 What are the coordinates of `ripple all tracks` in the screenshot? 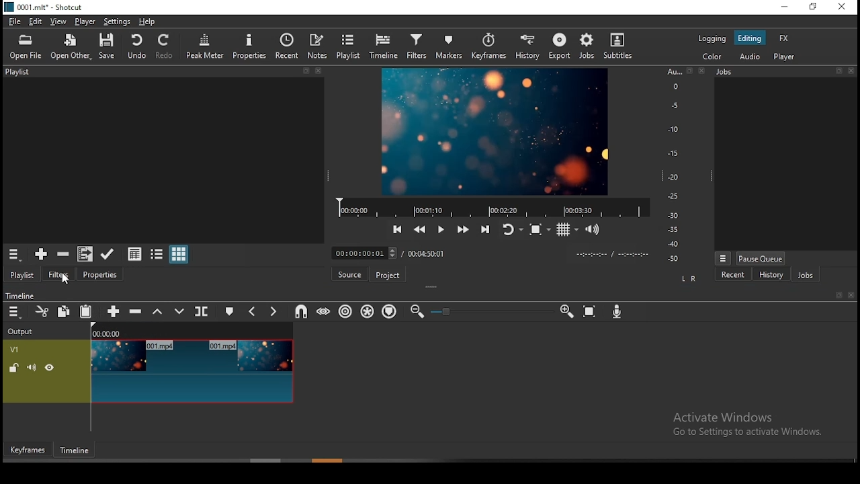 It's located at (369, 311).